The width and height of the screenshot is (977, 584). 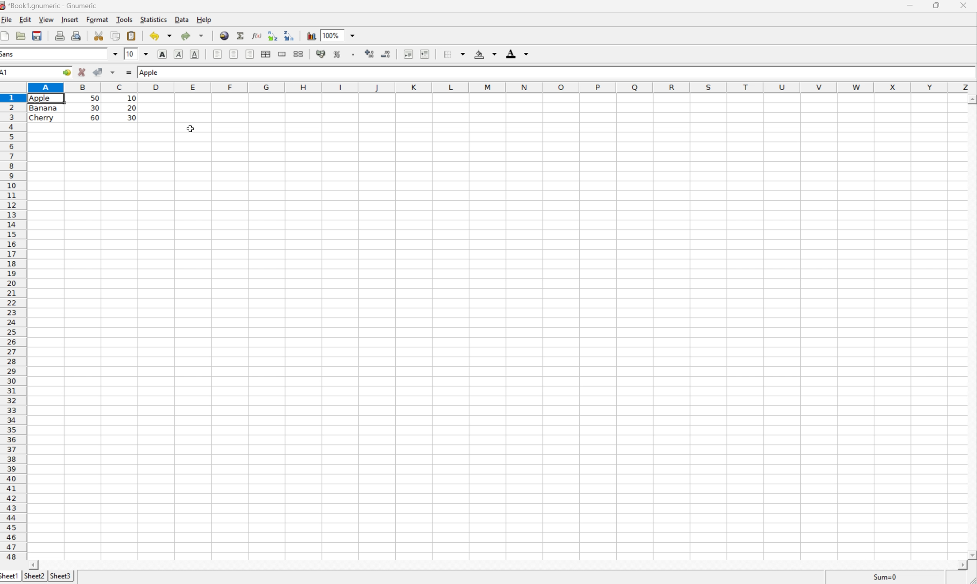 I want to click on paste, so click(x=132, y=35).